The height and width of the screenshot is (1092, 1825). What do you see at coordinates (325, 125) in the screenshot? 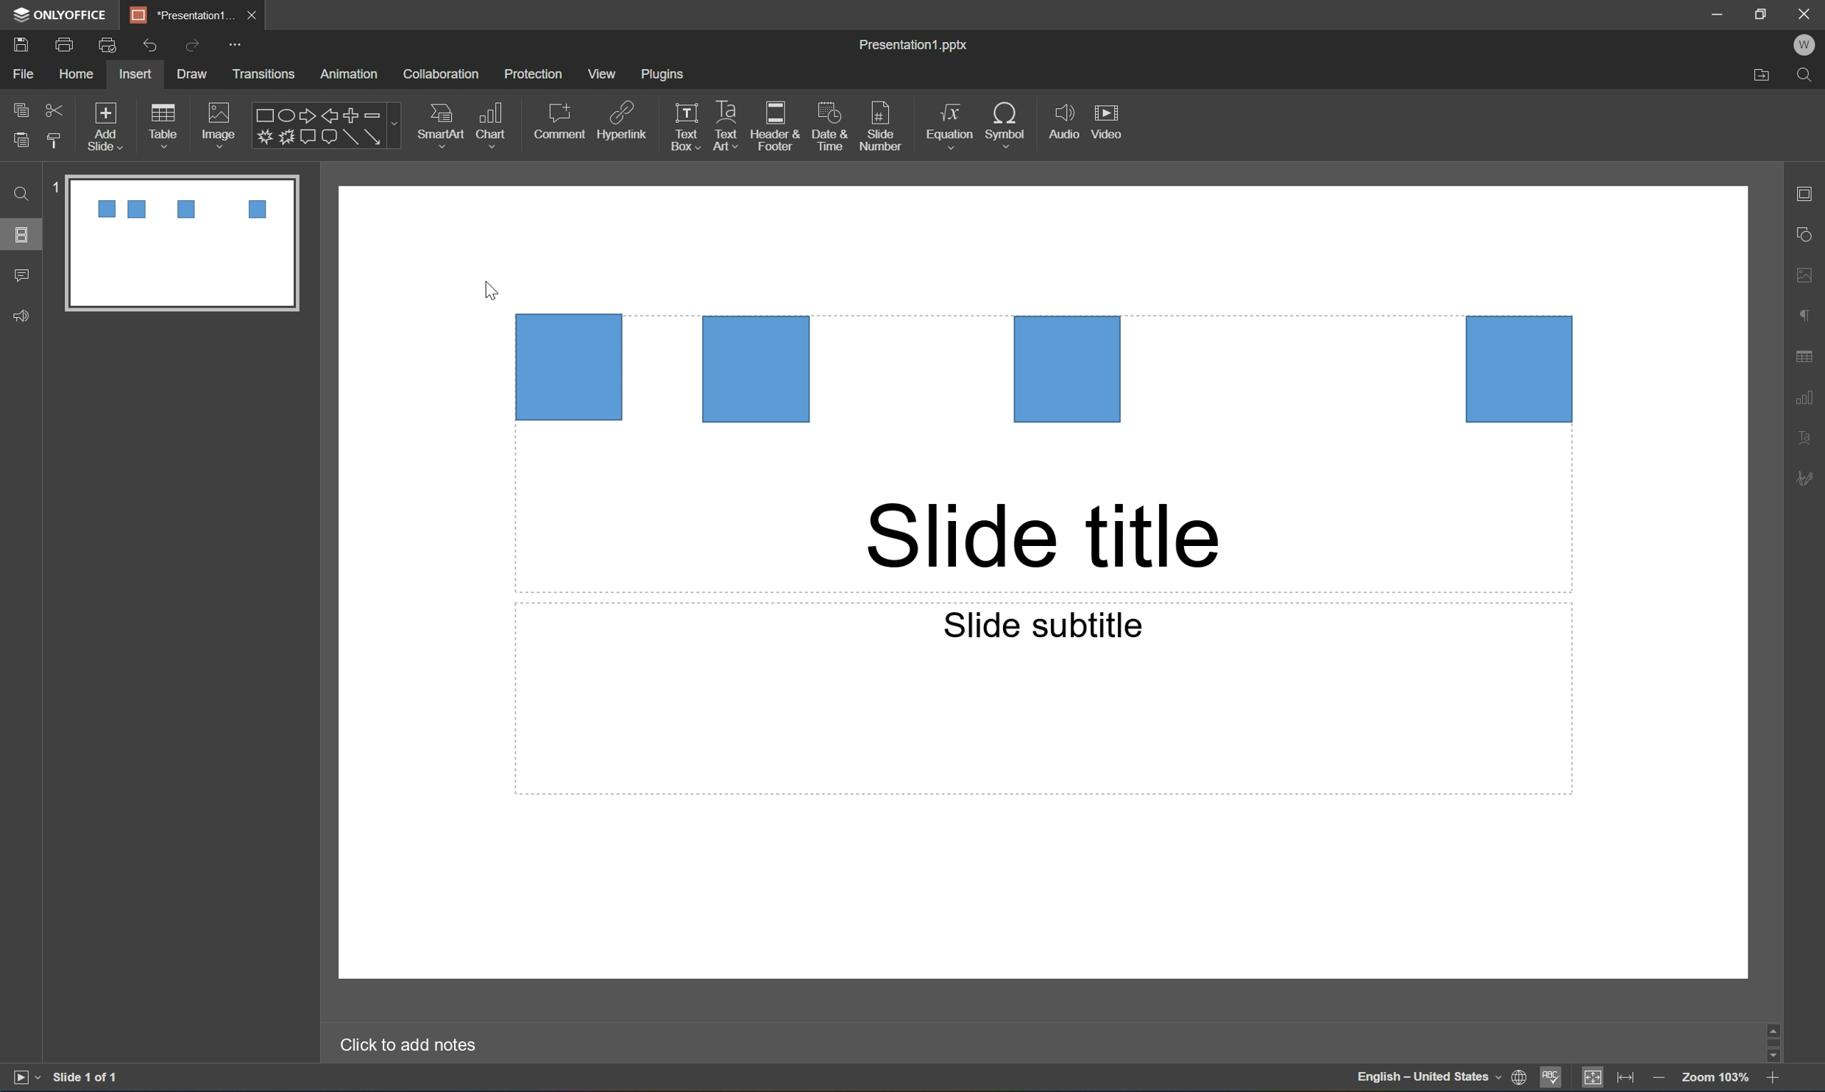
I see `shapes` at bounding box center [325, 125].